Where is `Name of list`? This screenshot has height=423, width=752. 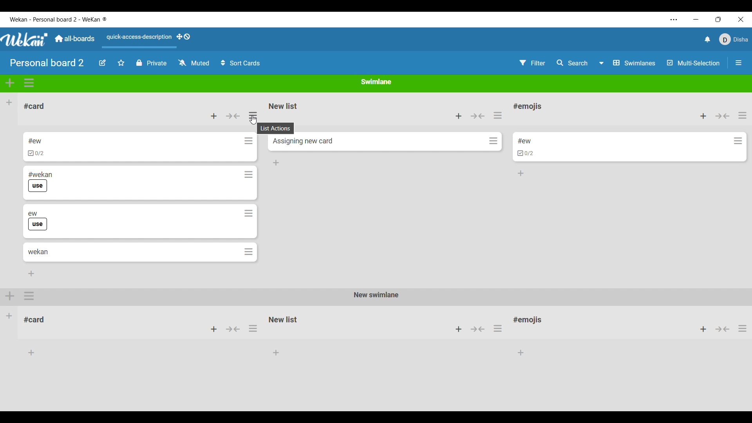 Name of list is located at coordinates (284, 105).